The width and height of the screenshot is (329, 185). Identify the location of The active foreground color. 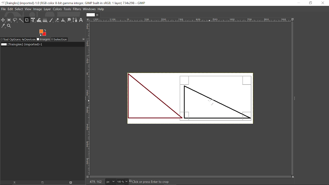
(43, 32).